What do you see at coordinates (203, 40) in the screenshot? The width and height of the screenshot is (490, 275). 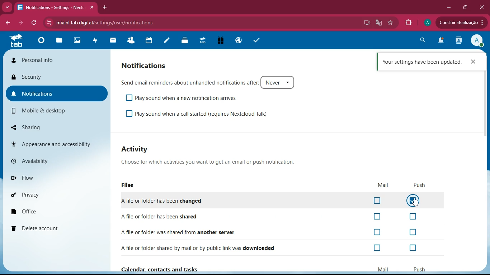 I see `tab` at bounding box center [203, 40].